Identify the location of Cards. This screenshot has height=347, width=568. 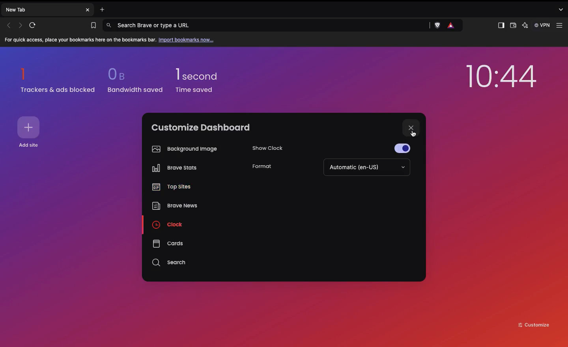
(168, 243).